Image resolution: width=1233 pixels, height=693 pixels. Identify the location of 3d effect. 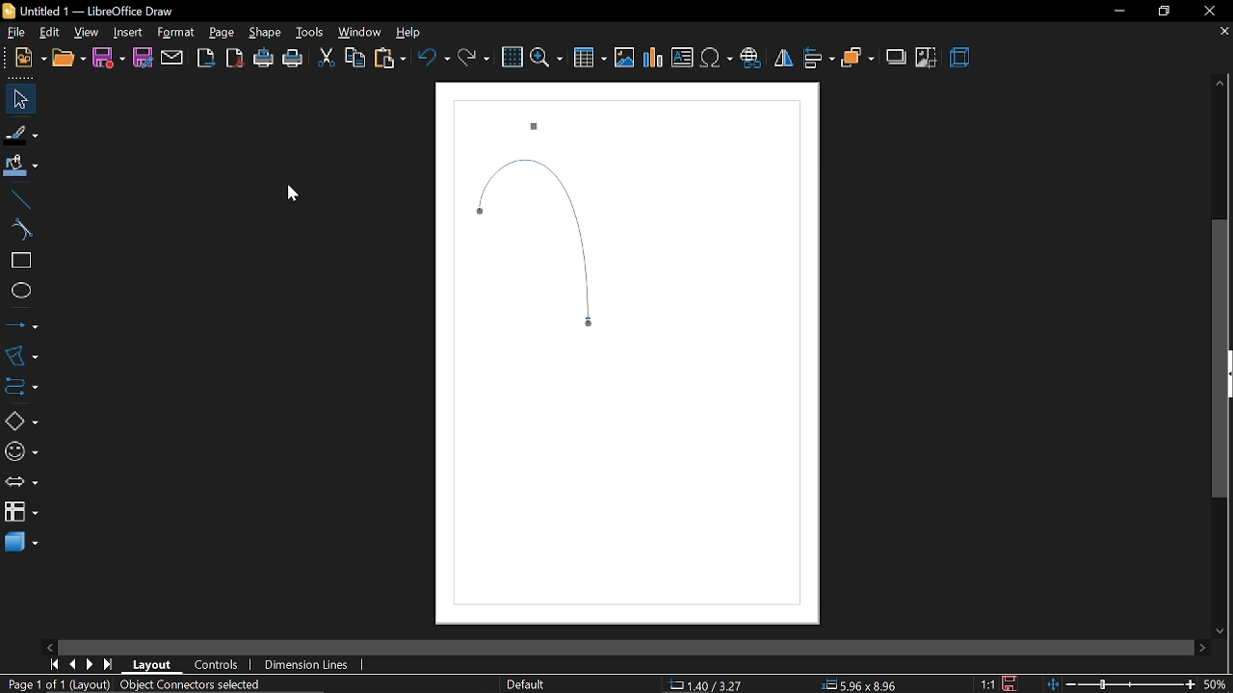
(960, 60).